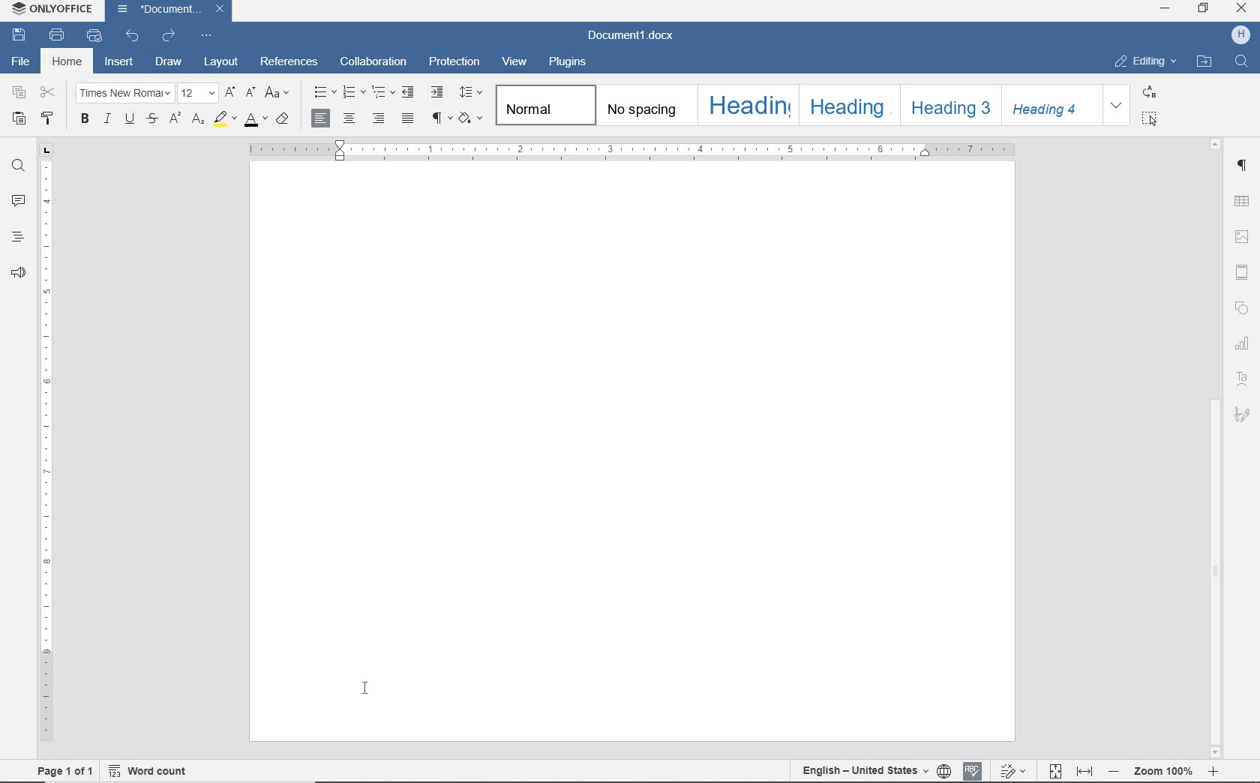 The height and width of the screenshot is (783, 1260). What do you see at coordinates (1244, 415) in the screenshot?
I see `signature` at bounding box center [1244, 415].